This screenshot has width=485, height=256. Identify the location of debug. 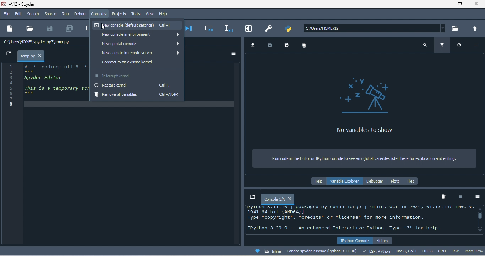
(81, 15).